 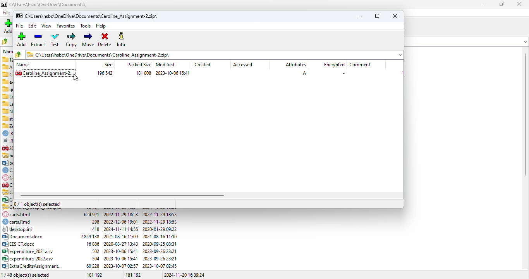 I want to click on 1/48 object(s) selected, so click(x=26, y=275).